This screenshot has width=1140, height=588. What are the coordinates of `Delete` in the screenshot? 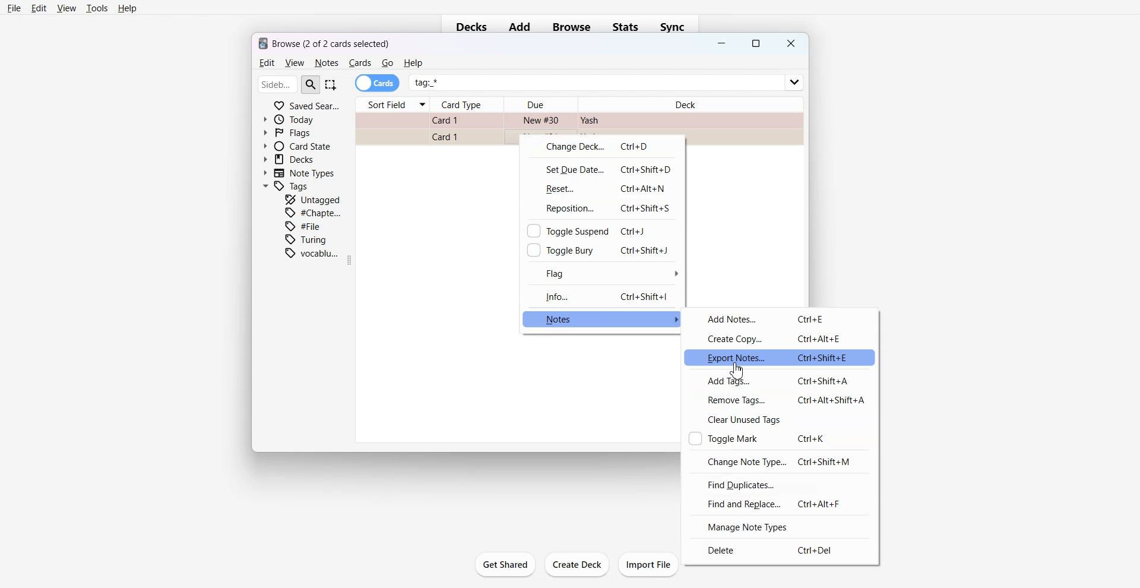 It's located at (777, 551).